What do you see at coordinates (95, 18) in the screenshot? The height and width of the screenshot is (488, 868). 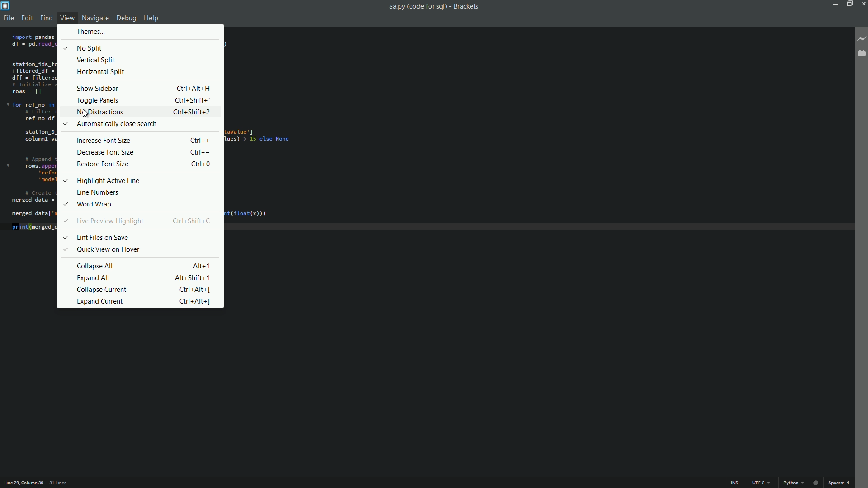 I see `navigate menu` at bounding box center [95, 18].